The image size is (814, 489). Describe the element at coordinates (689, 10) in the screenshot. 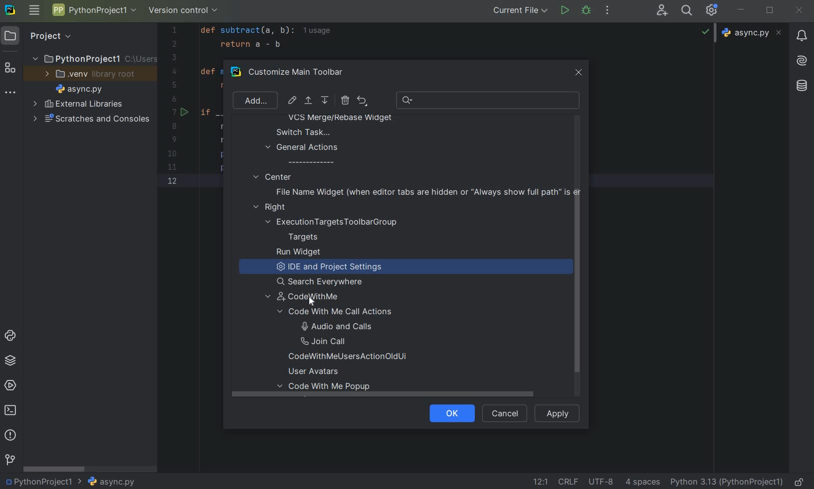

I see `SEARCH EVERYWHERE` at that location.